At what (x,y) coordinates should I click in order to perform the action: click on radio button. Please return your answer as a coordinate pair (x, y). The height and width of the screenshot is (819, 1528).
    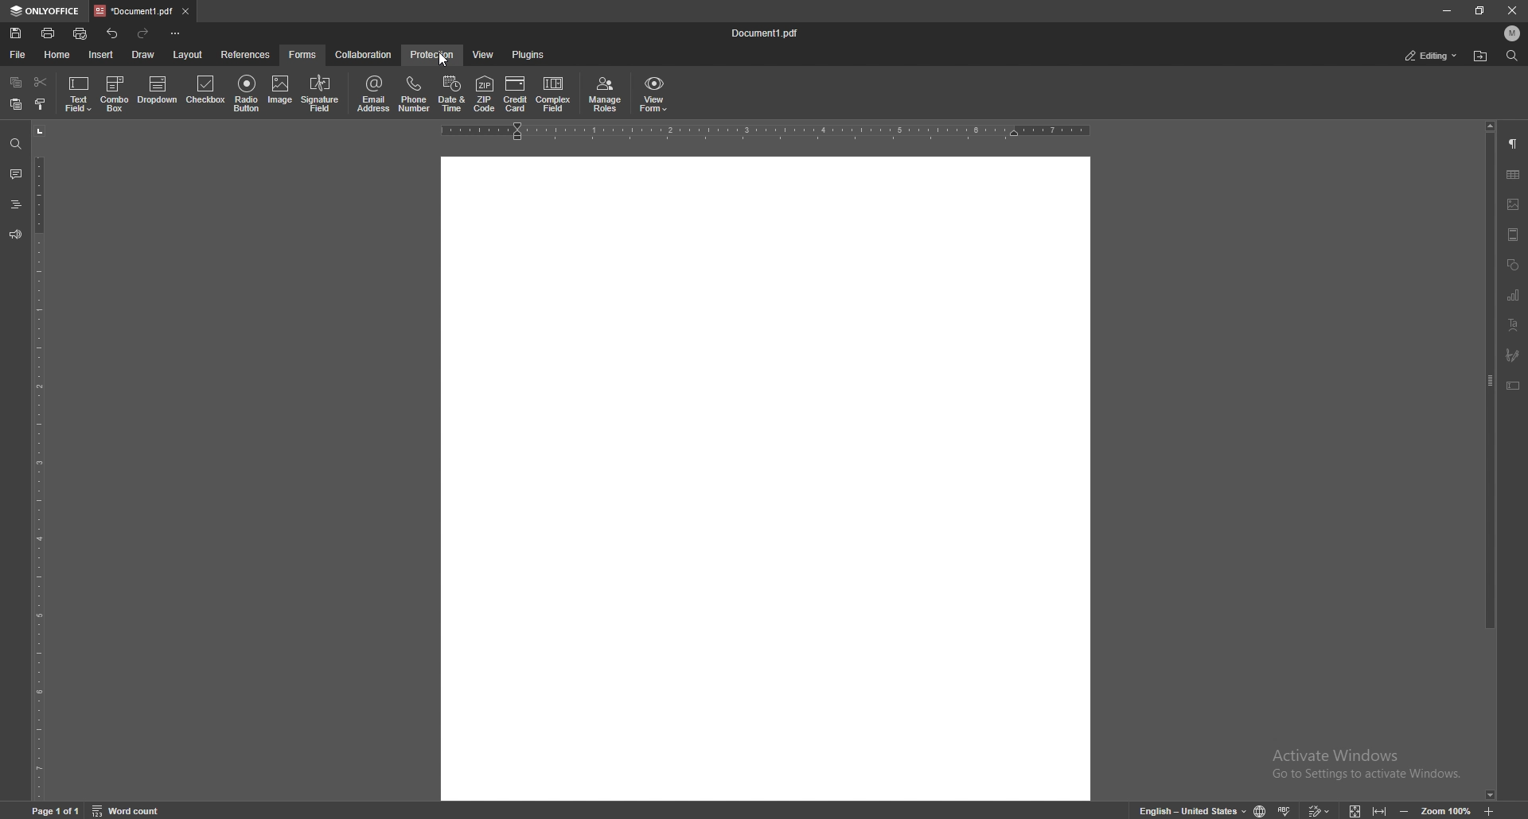
    Looking at the image, I should click on (246, 93).